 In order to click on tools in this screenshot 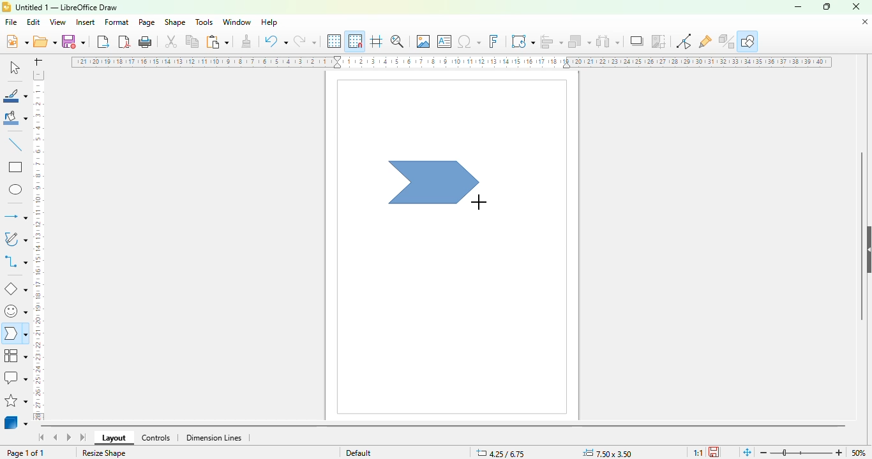, I will do `click(204, 22)`.